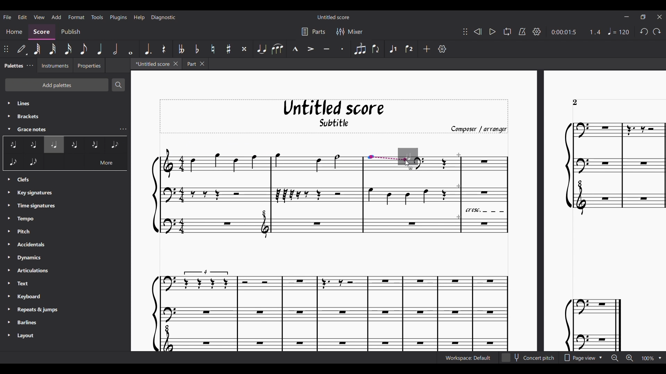  I want to click on Staccato, so click(343, 48).